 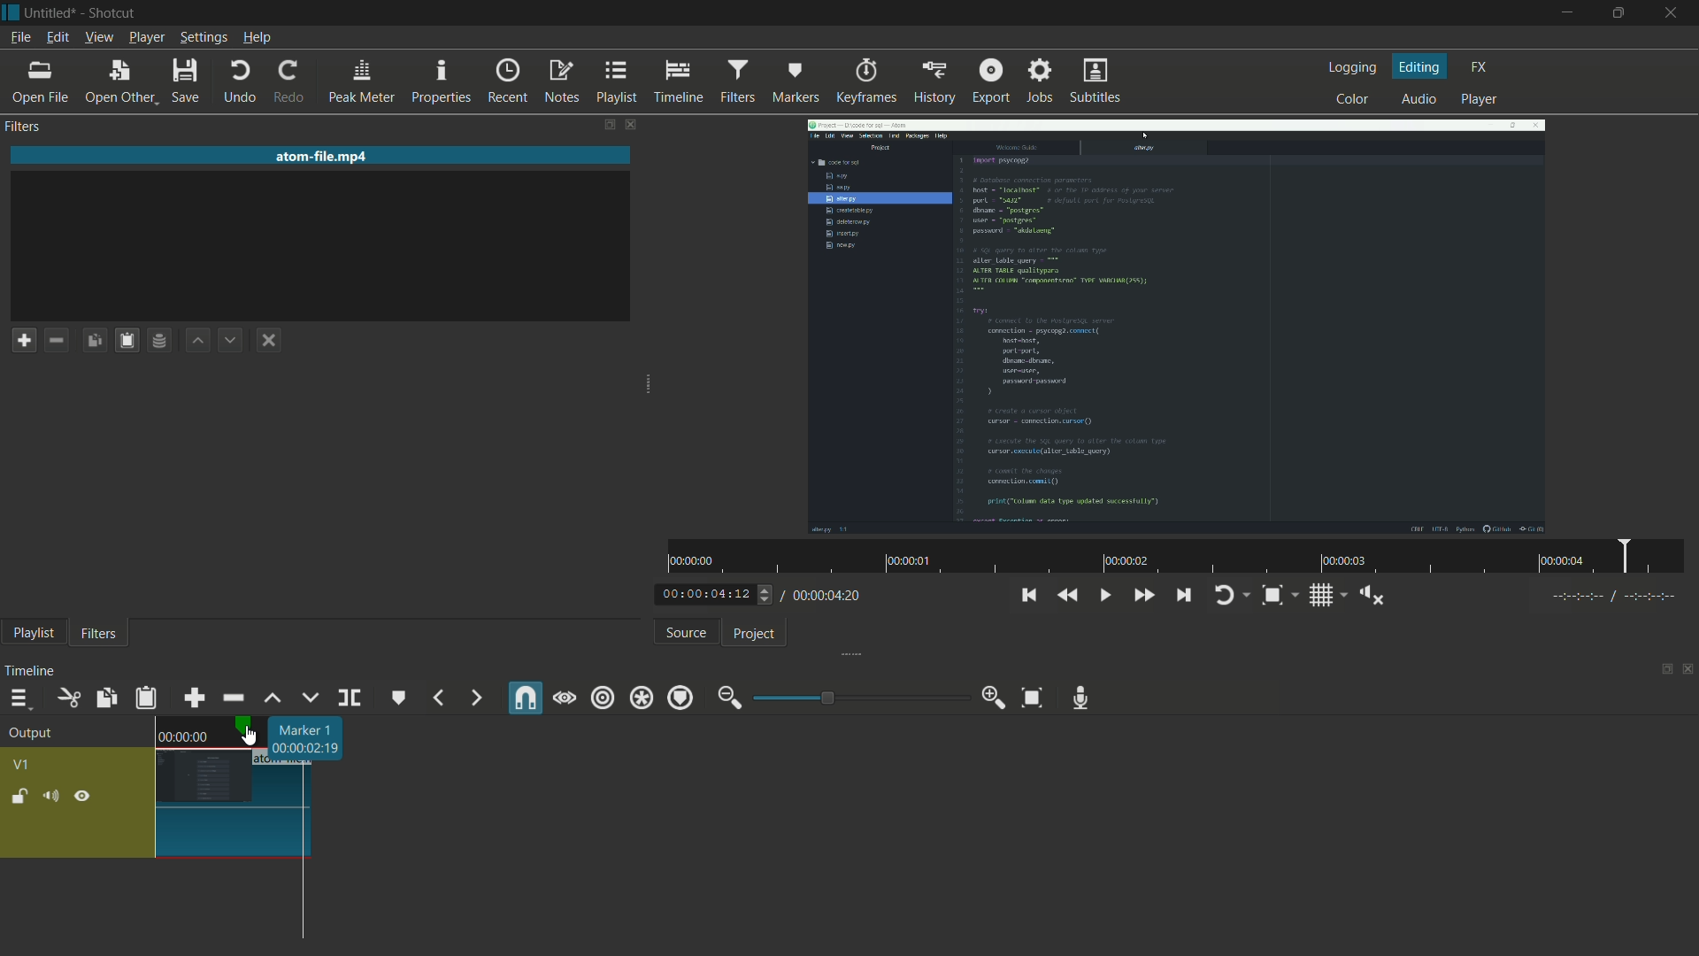 What do you see at coordinates (183, 737) in the screenshot?
I see `time` at bounding box center [183, 737].